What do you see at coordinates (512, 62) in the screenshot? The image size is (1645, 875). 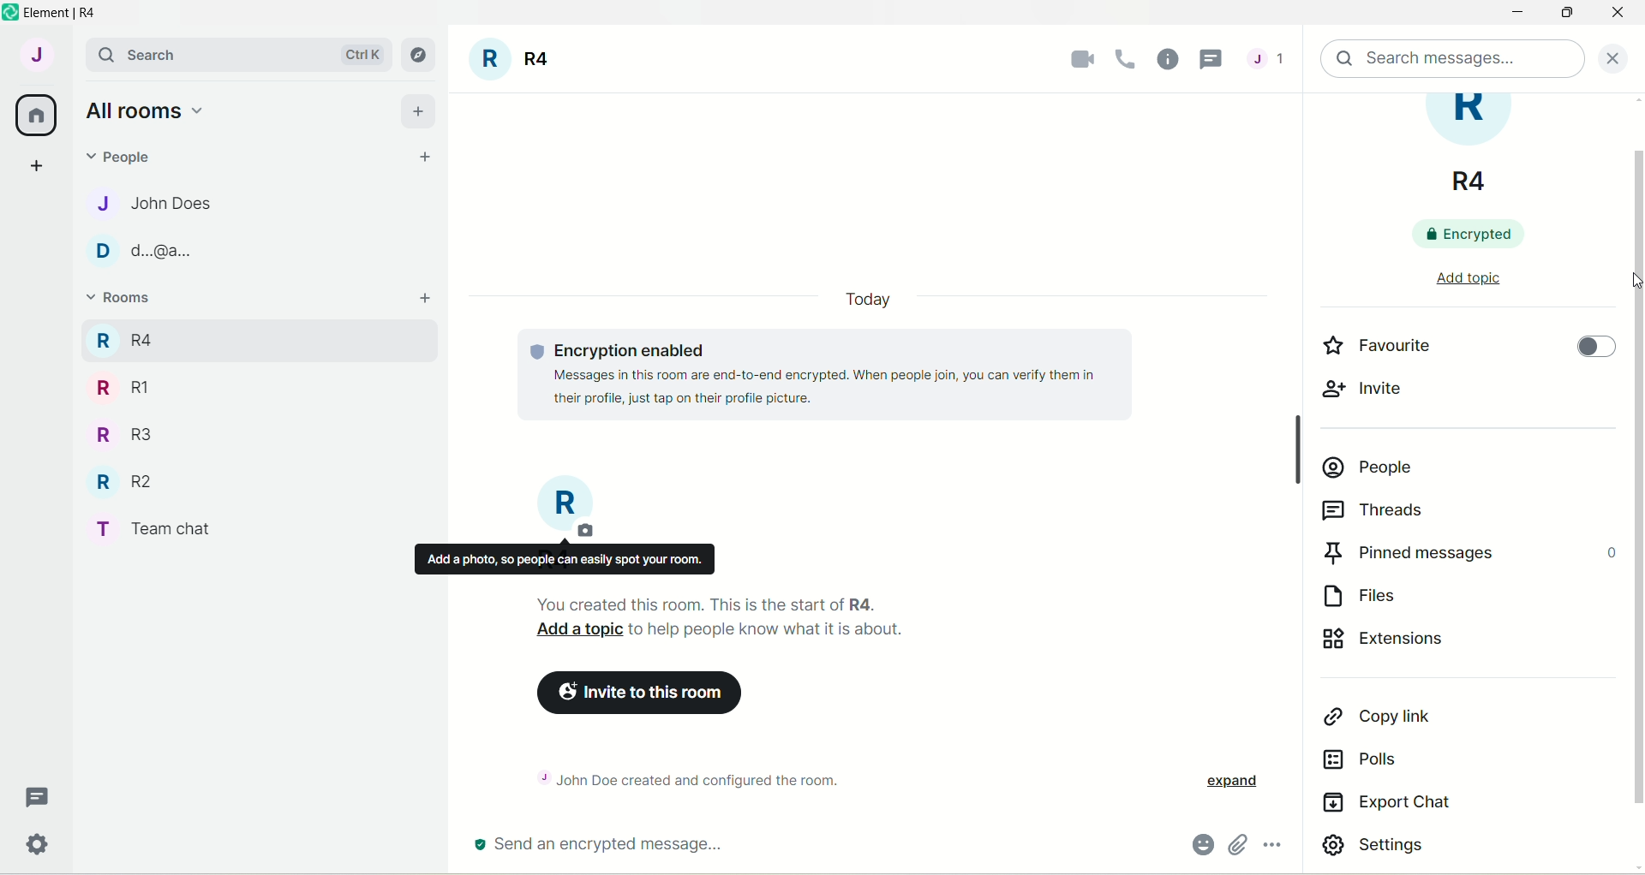 I see `room title` at bounding box center [512, 62].